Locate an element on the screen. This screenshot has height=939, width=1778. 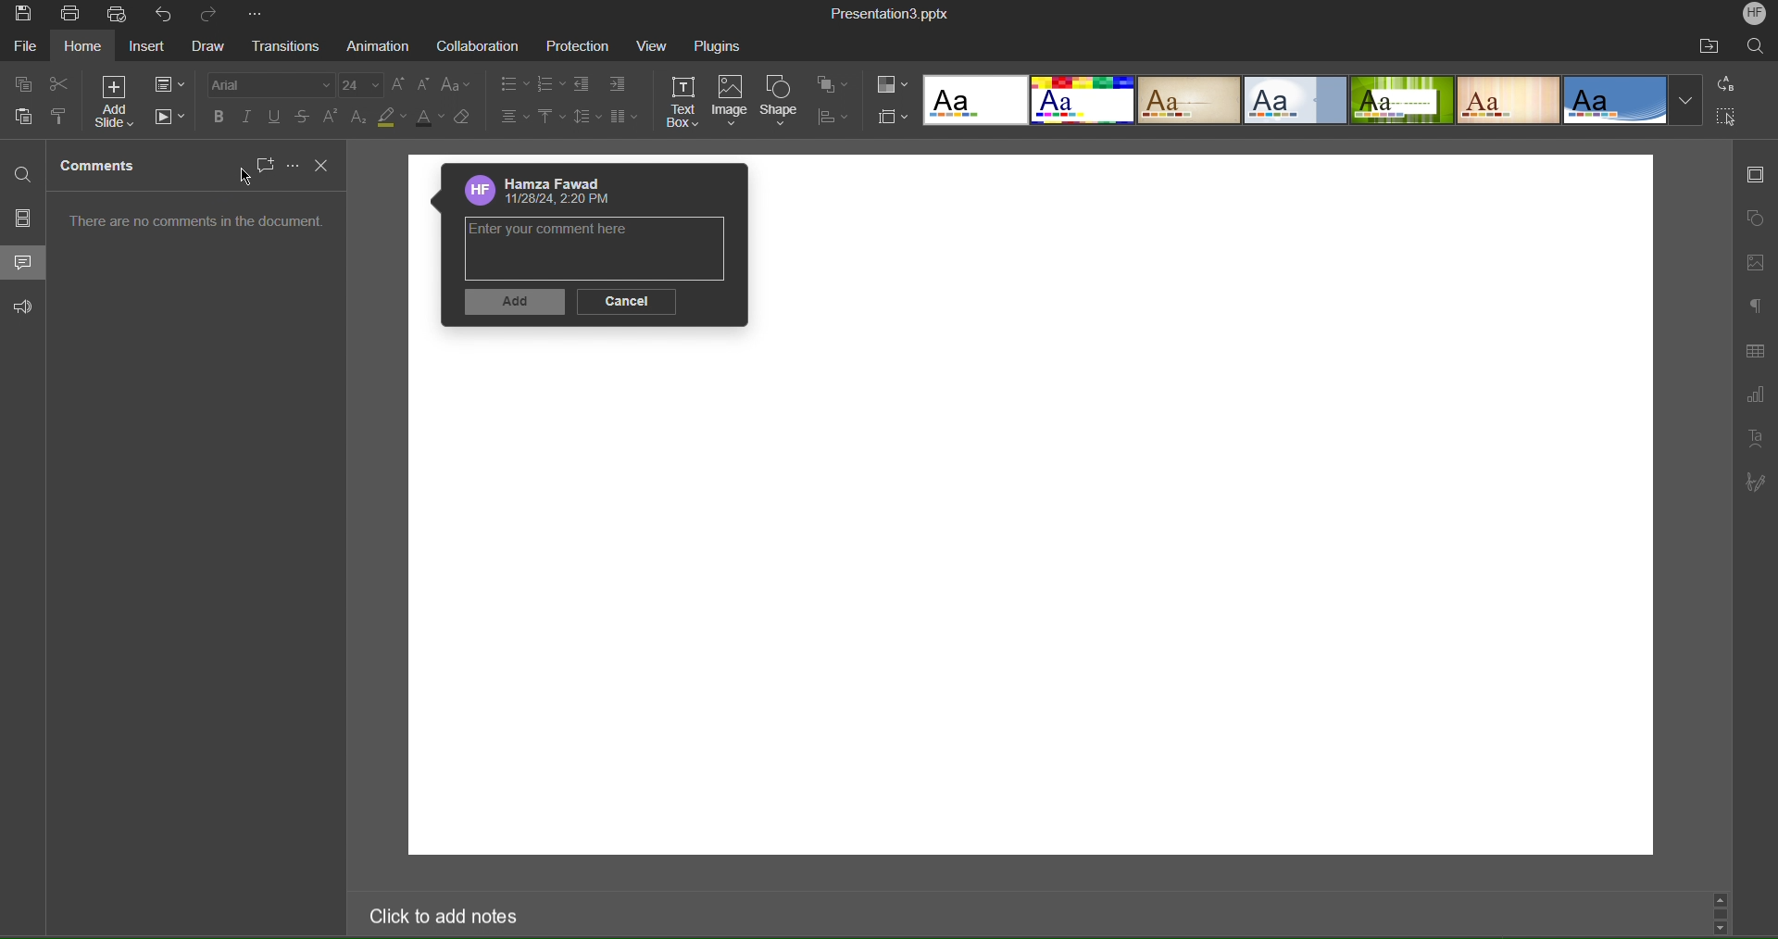
Underline is located at coordinates (275, 117).